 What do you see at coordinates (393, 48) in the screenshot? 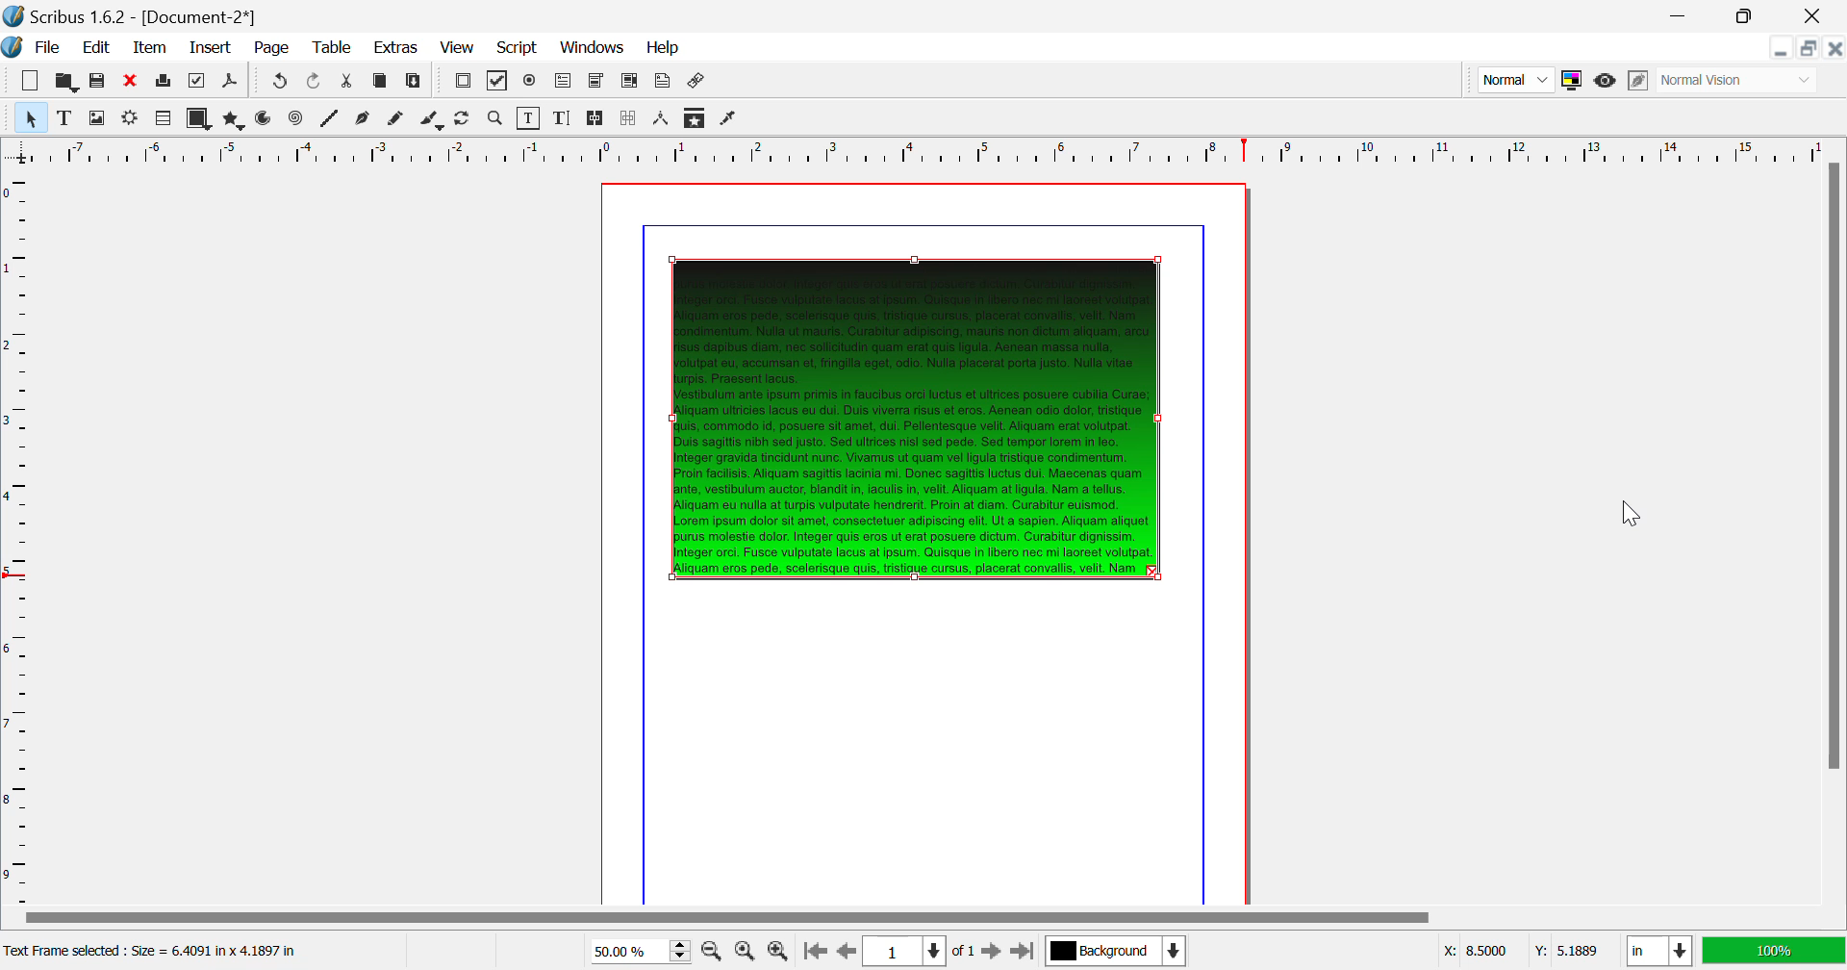
I see `Extras` at bounding box center [393, 48].